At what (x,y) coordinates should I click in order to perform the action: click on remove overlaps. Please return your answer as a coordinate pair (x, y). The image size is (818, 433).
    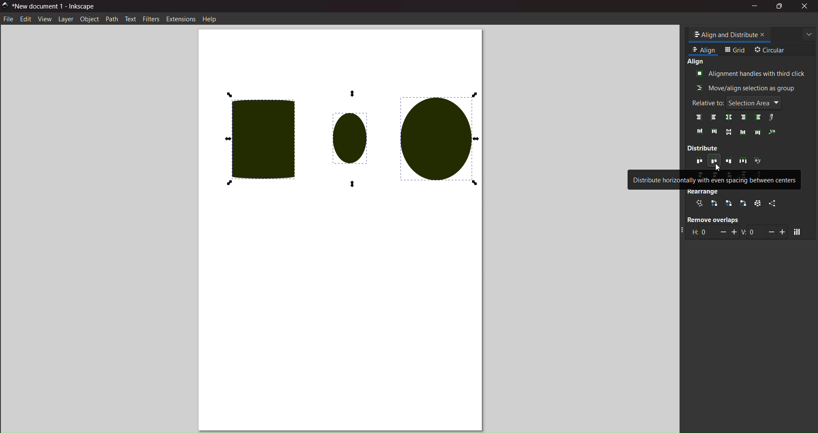
    Looking at the image, I should click on (710, 219).